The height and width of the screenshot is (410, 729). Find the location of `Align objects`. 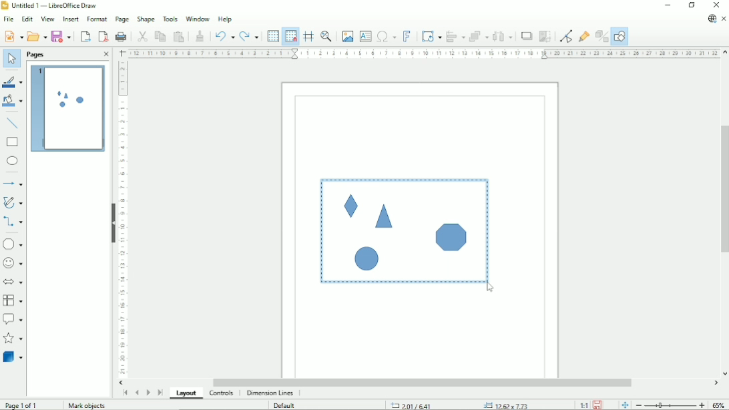

Align objects is located at coordinates (455, 36).